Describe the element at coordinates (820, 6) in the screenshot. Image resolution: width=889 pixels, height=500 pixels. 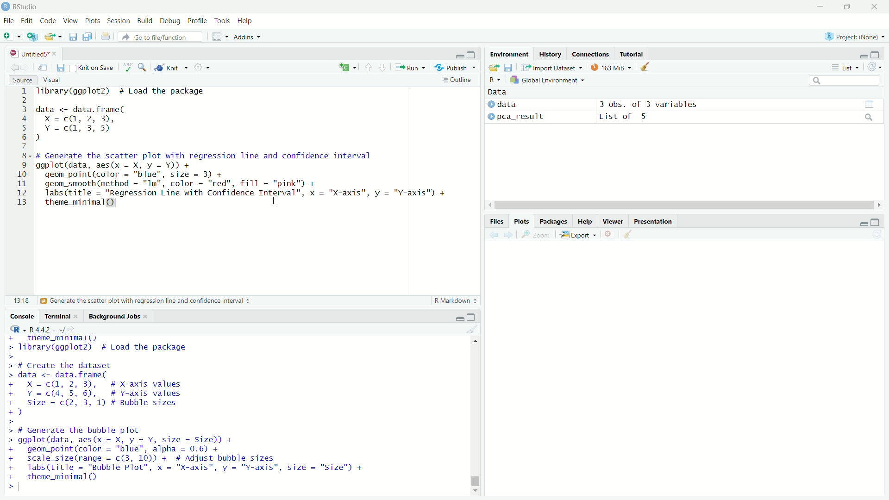
I see `minimize` at that location.